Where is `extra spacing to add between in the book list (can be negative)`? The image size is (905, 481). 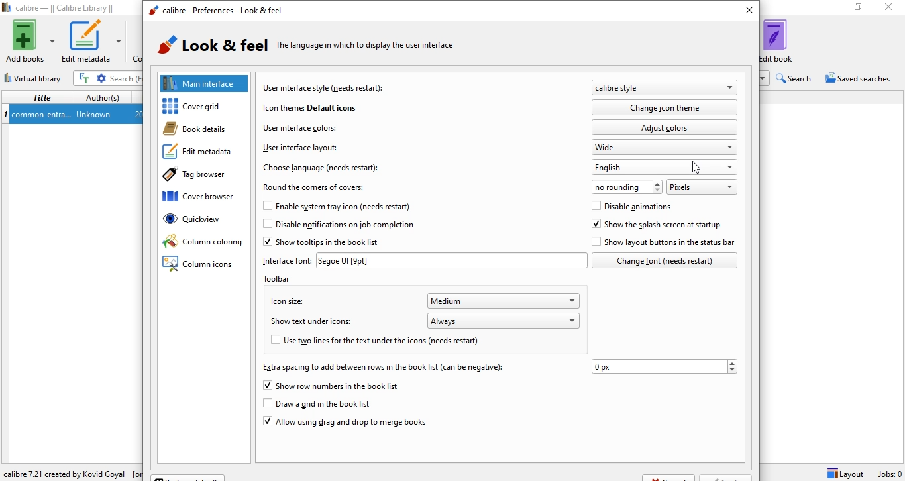
extra spacing to add between in the book list (can be negative) is located at coordinates (381, 367).